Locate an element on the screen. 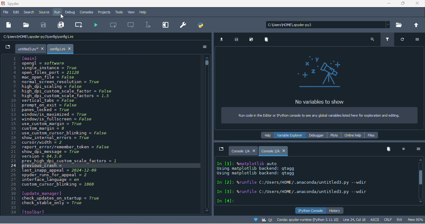  help is located at coordinates (268, 136).